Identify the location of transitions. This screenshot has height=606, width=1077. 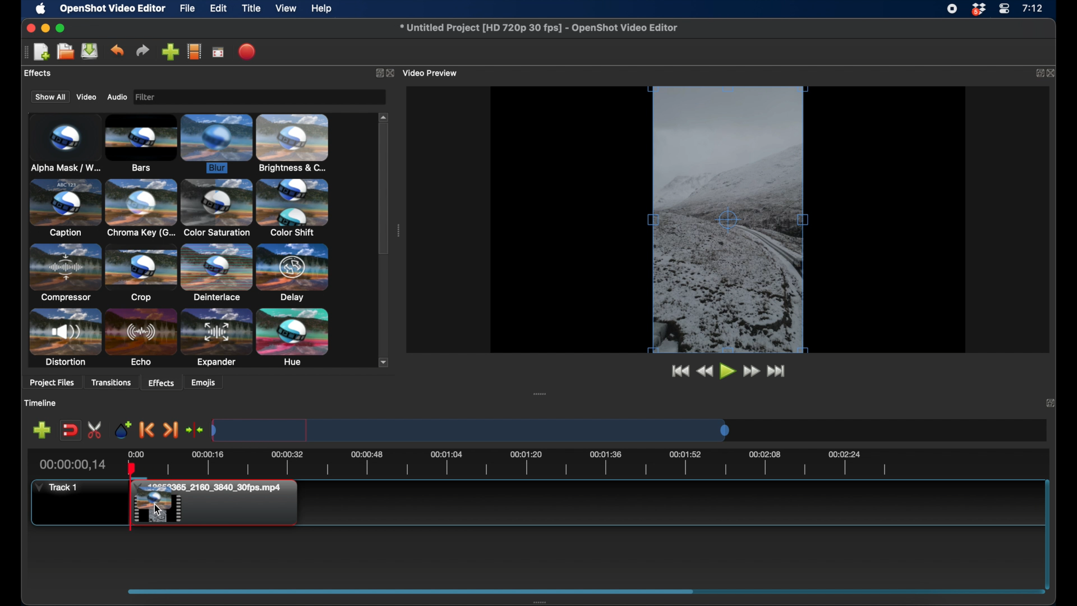
(111, 383).